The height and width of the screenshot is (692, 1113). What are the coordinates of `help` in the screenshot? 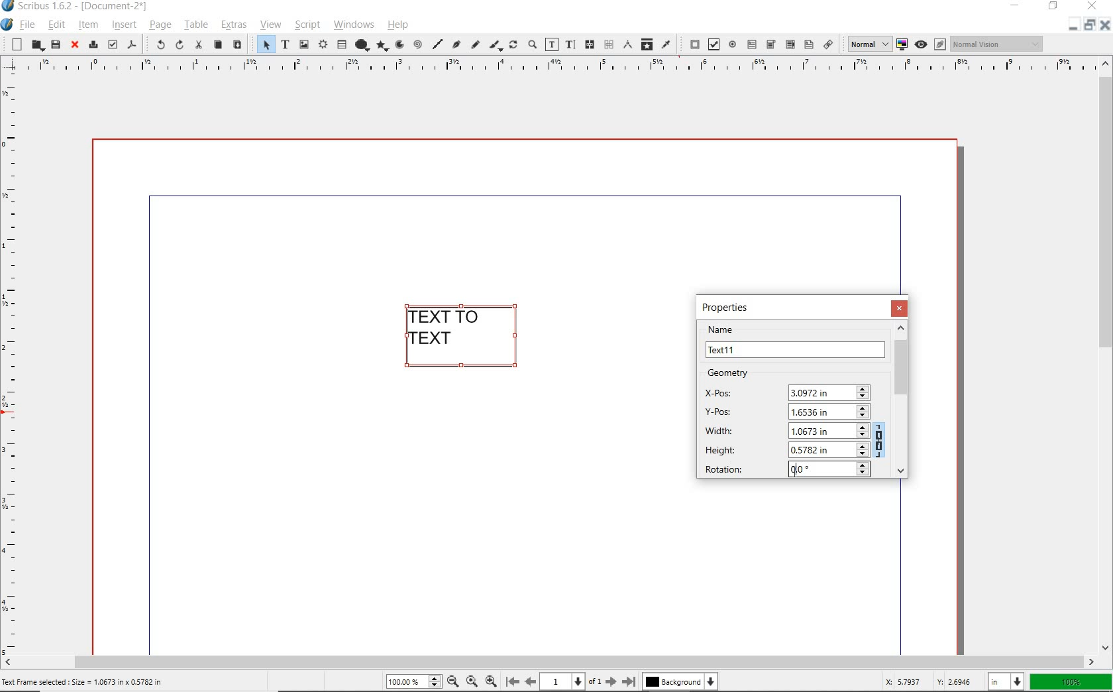 It's located at (397, 27).